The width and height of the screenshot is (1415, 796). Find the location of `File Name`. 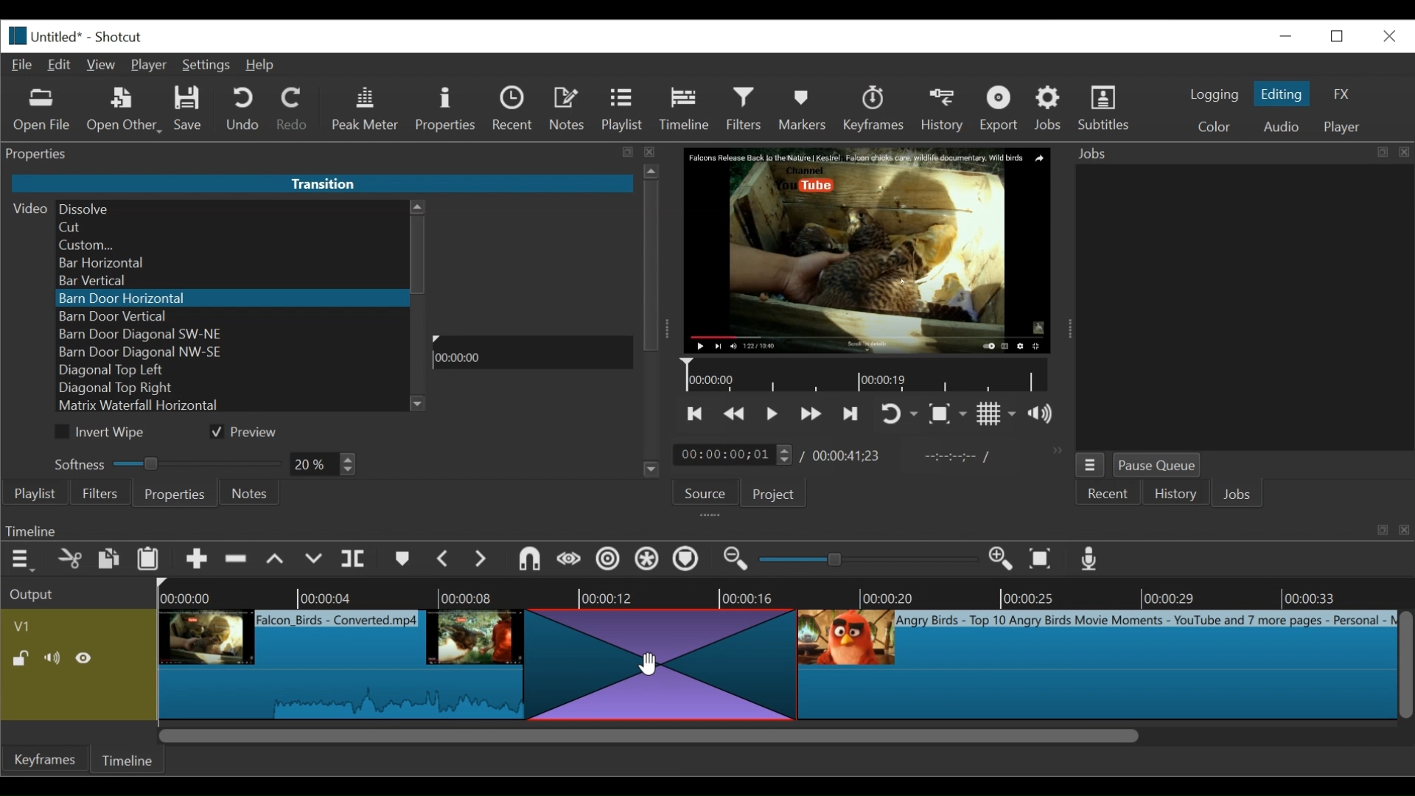

File Name is located at coordinates (61, 35).